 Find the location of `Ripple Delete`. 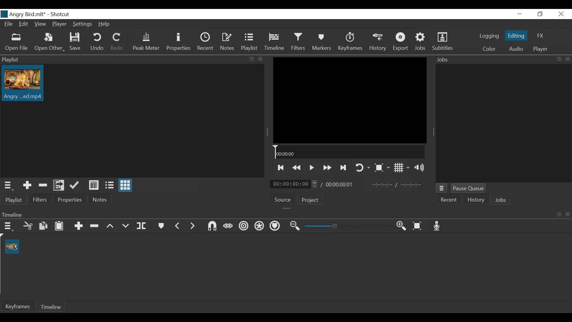

Ripple Delete is located at coordinates (94, 226).